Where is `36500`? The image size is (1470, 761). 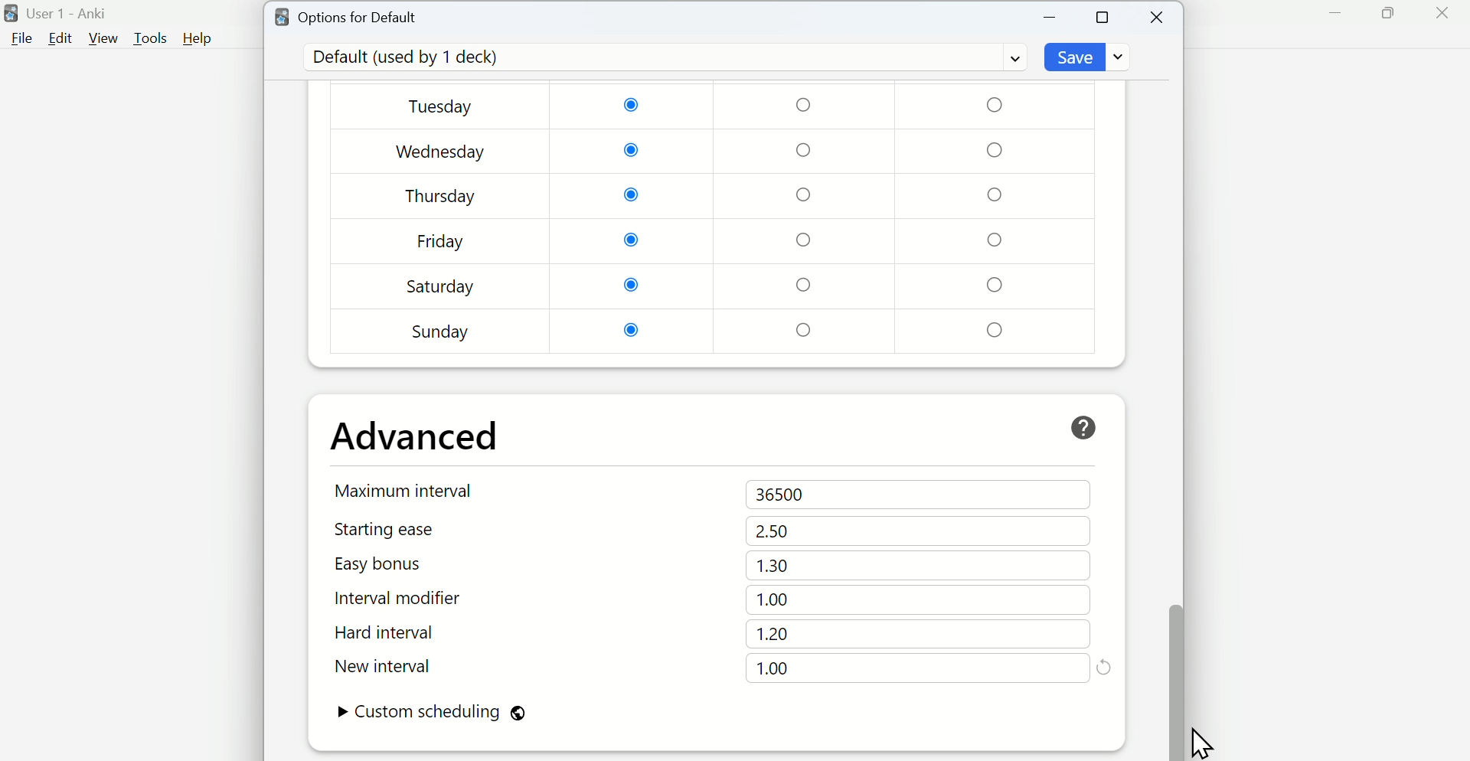
36500 is located at coordinates (784, 495).